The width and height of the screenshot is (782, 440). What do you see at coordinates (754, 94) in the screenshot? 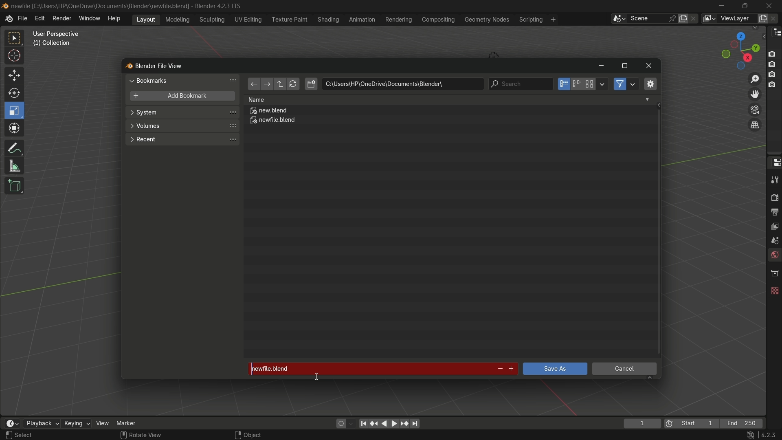
I see `move view layer` at bounding box center [754, 94].